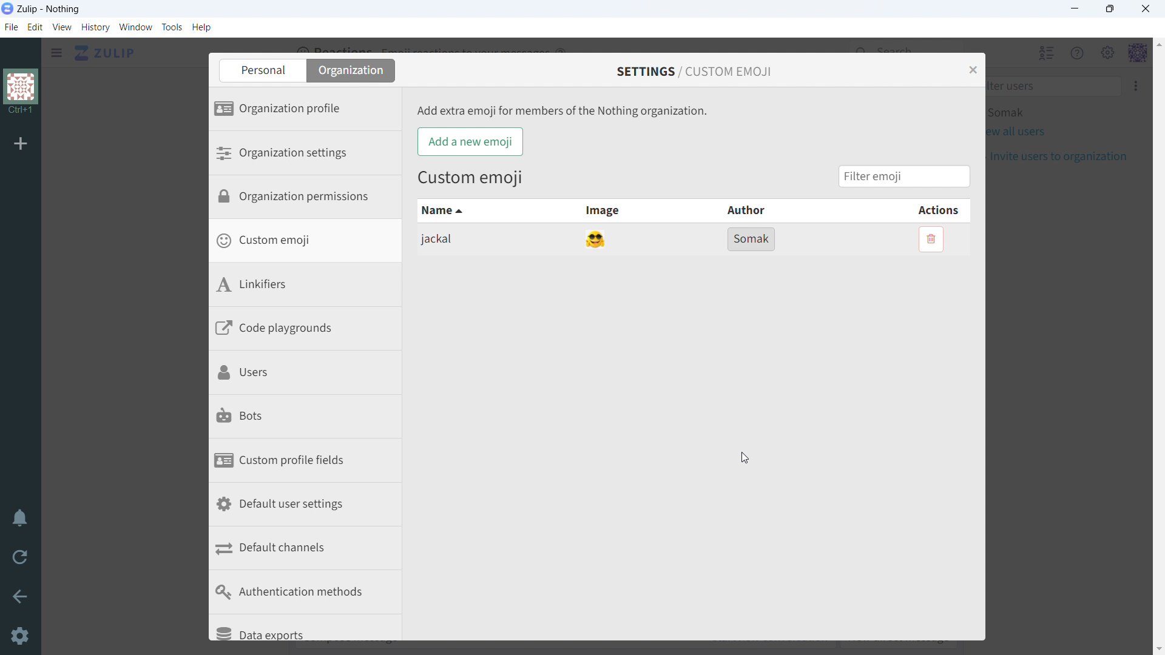 This screenshot has height=655, width=1165. I want to click on authentication methods, so click(311, 593).